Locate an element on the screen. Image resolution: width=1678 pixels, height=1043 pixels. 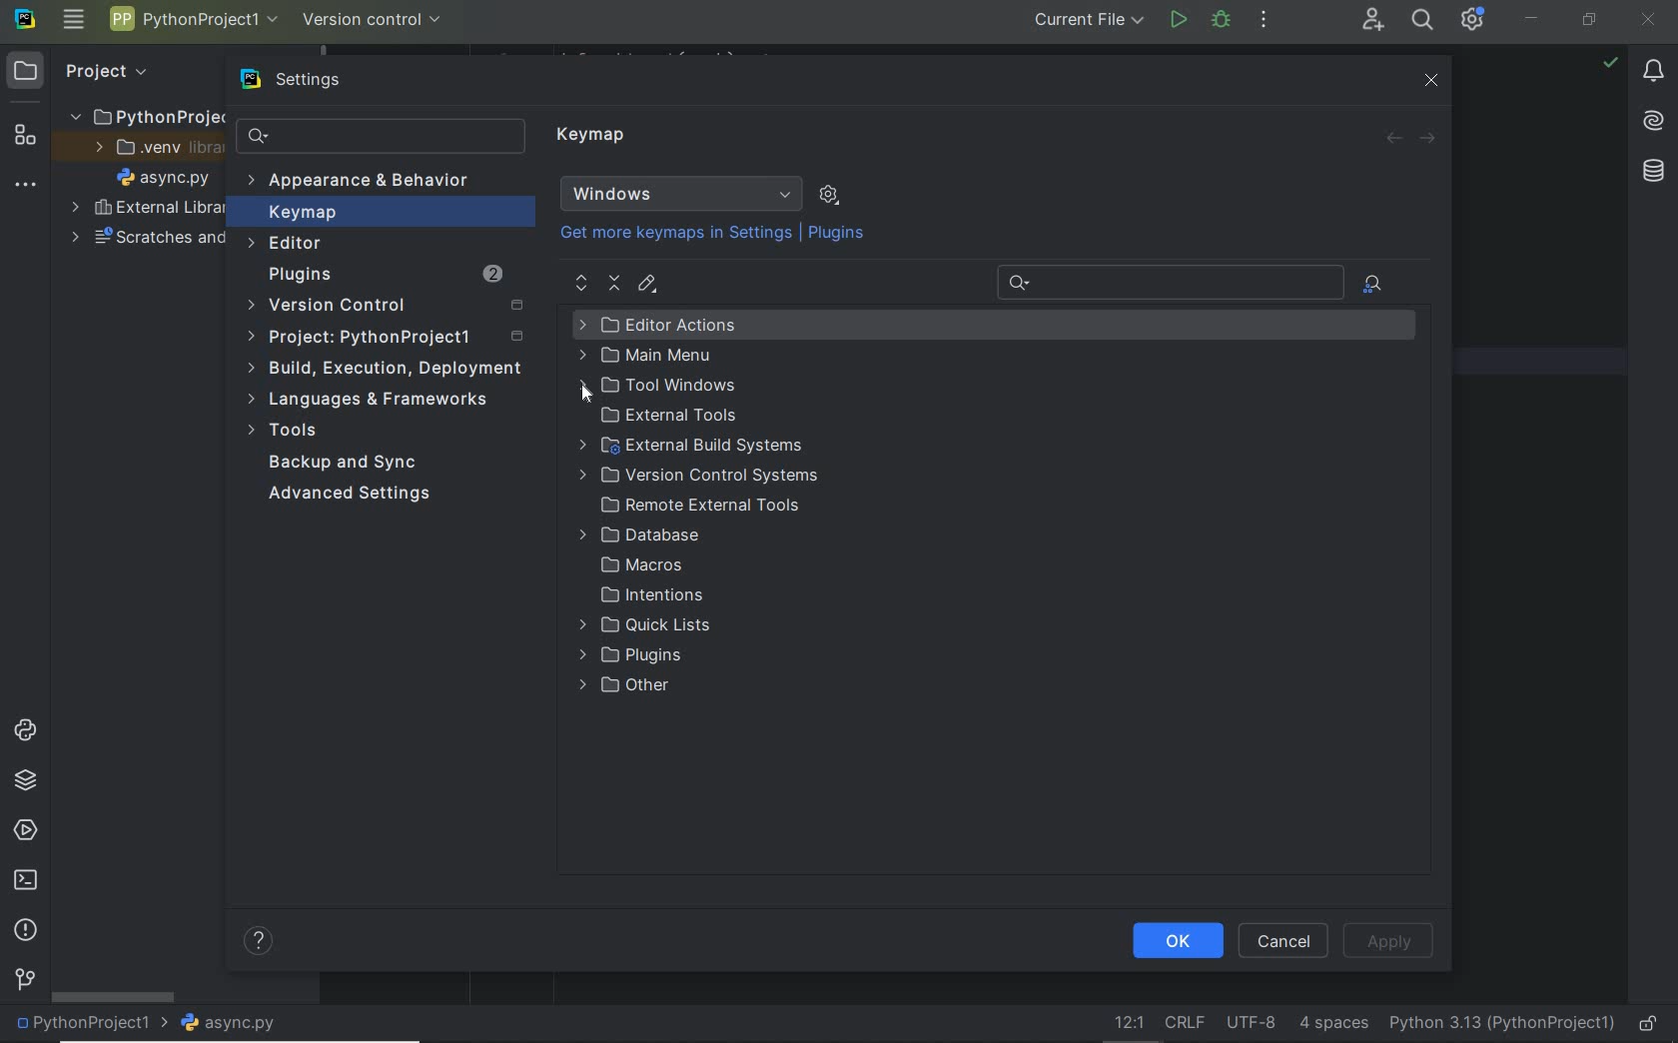
close is located at coordinates (1650, 18).